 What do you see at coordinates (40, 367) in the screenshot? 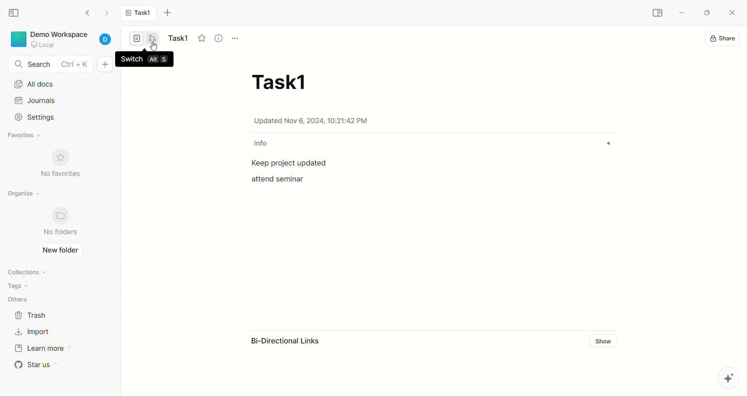
I see `star us` at bounding box center [40, 367].